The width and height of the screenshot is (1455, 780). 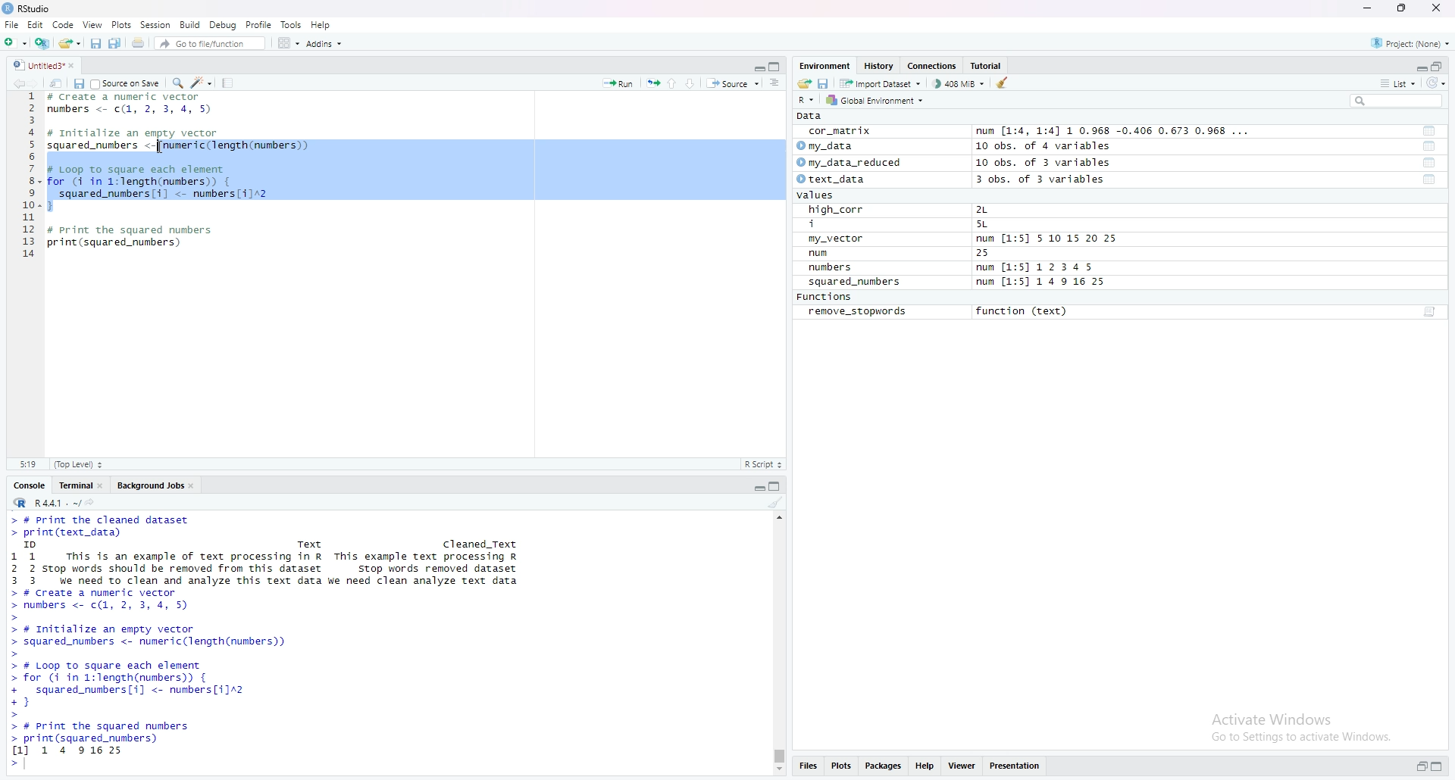 I want to click on Load Workspace, so click(x=804, y=82).